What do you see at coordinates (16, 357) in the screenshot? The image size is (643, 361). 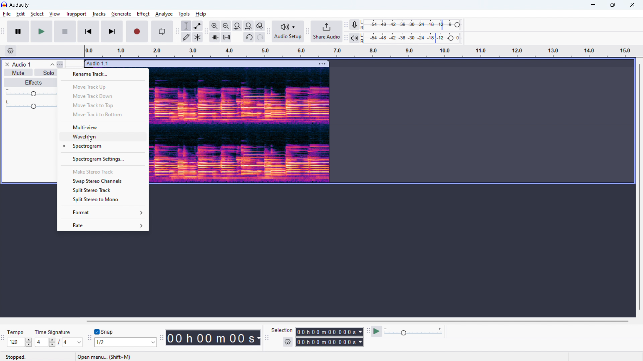 I see `stopped` at bounding box center [16, 357].